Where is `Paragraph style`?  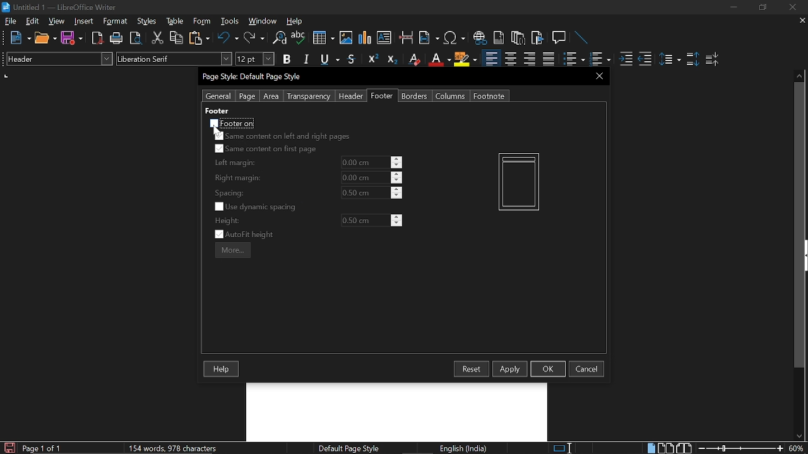
Paragraph style is located at coordinates (57, 59).